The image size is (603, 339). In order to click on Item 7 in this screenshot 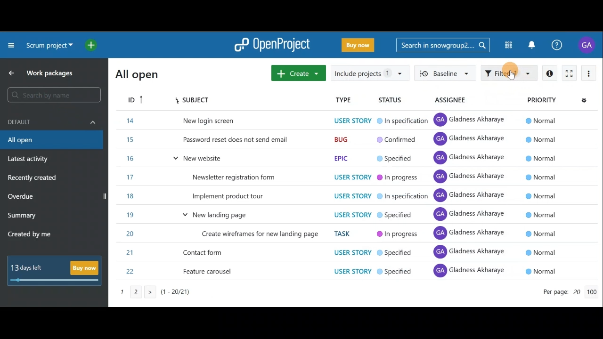, I will do `click(336, 235)`.